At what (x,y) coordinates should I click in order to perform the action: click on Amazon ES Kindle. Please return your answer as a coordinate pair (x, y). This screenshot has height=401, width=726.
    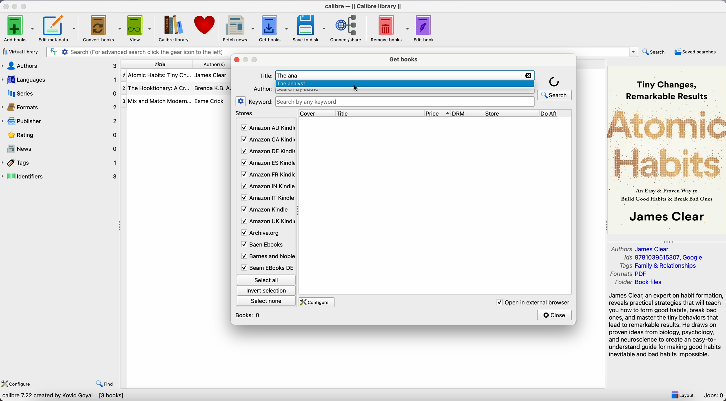
    Looking at the image, I should click on (267, 164).